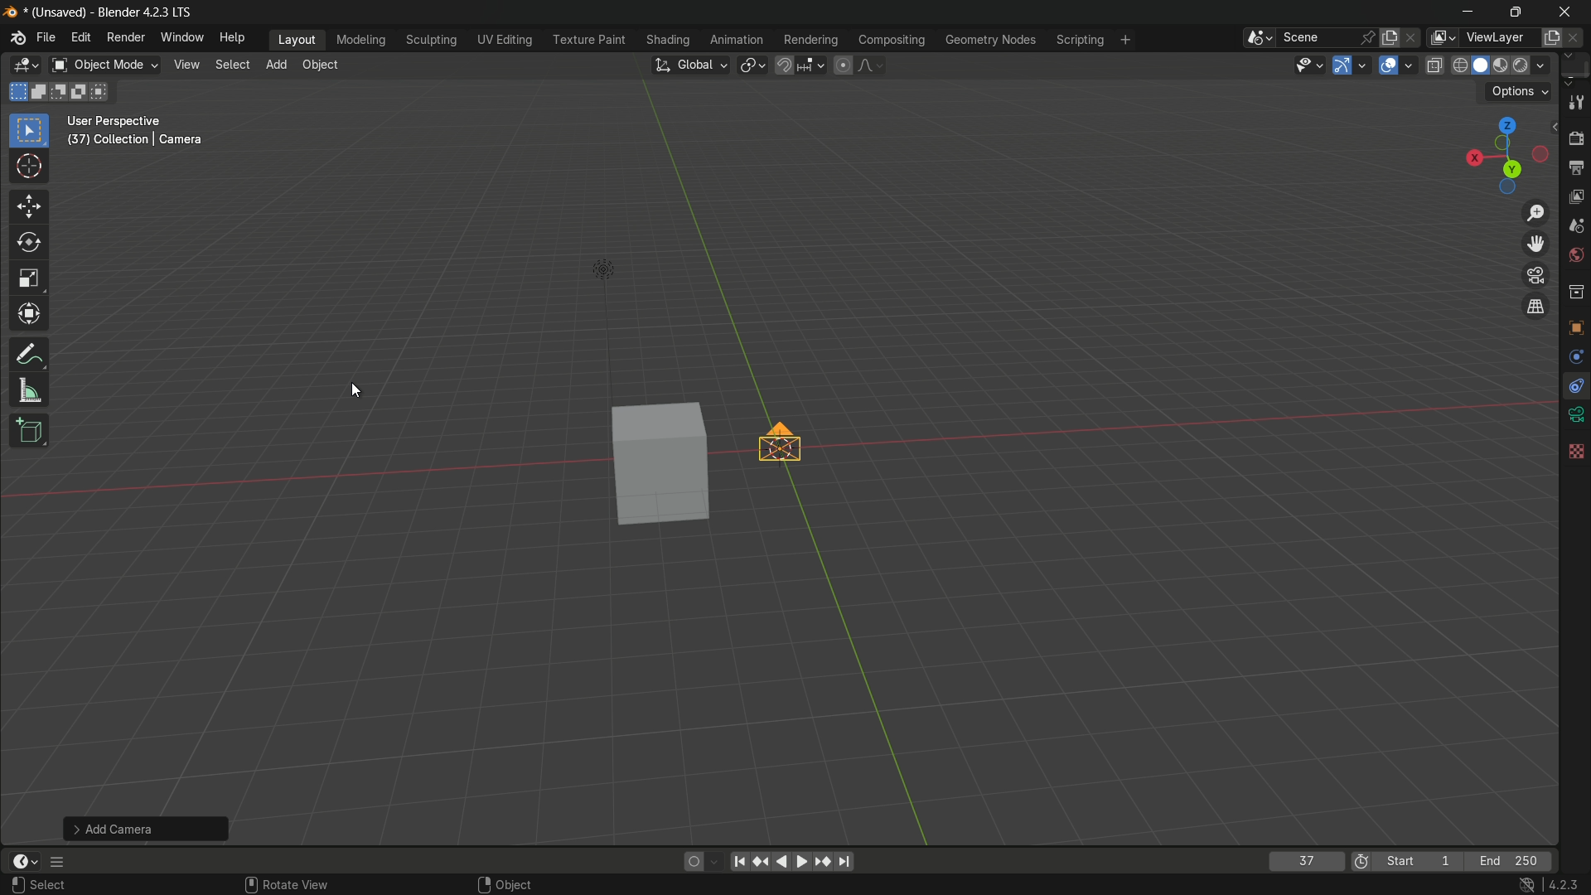  Describe the element at coordinates (1307, 861) in the screenshot. I see `current frame` at that location.